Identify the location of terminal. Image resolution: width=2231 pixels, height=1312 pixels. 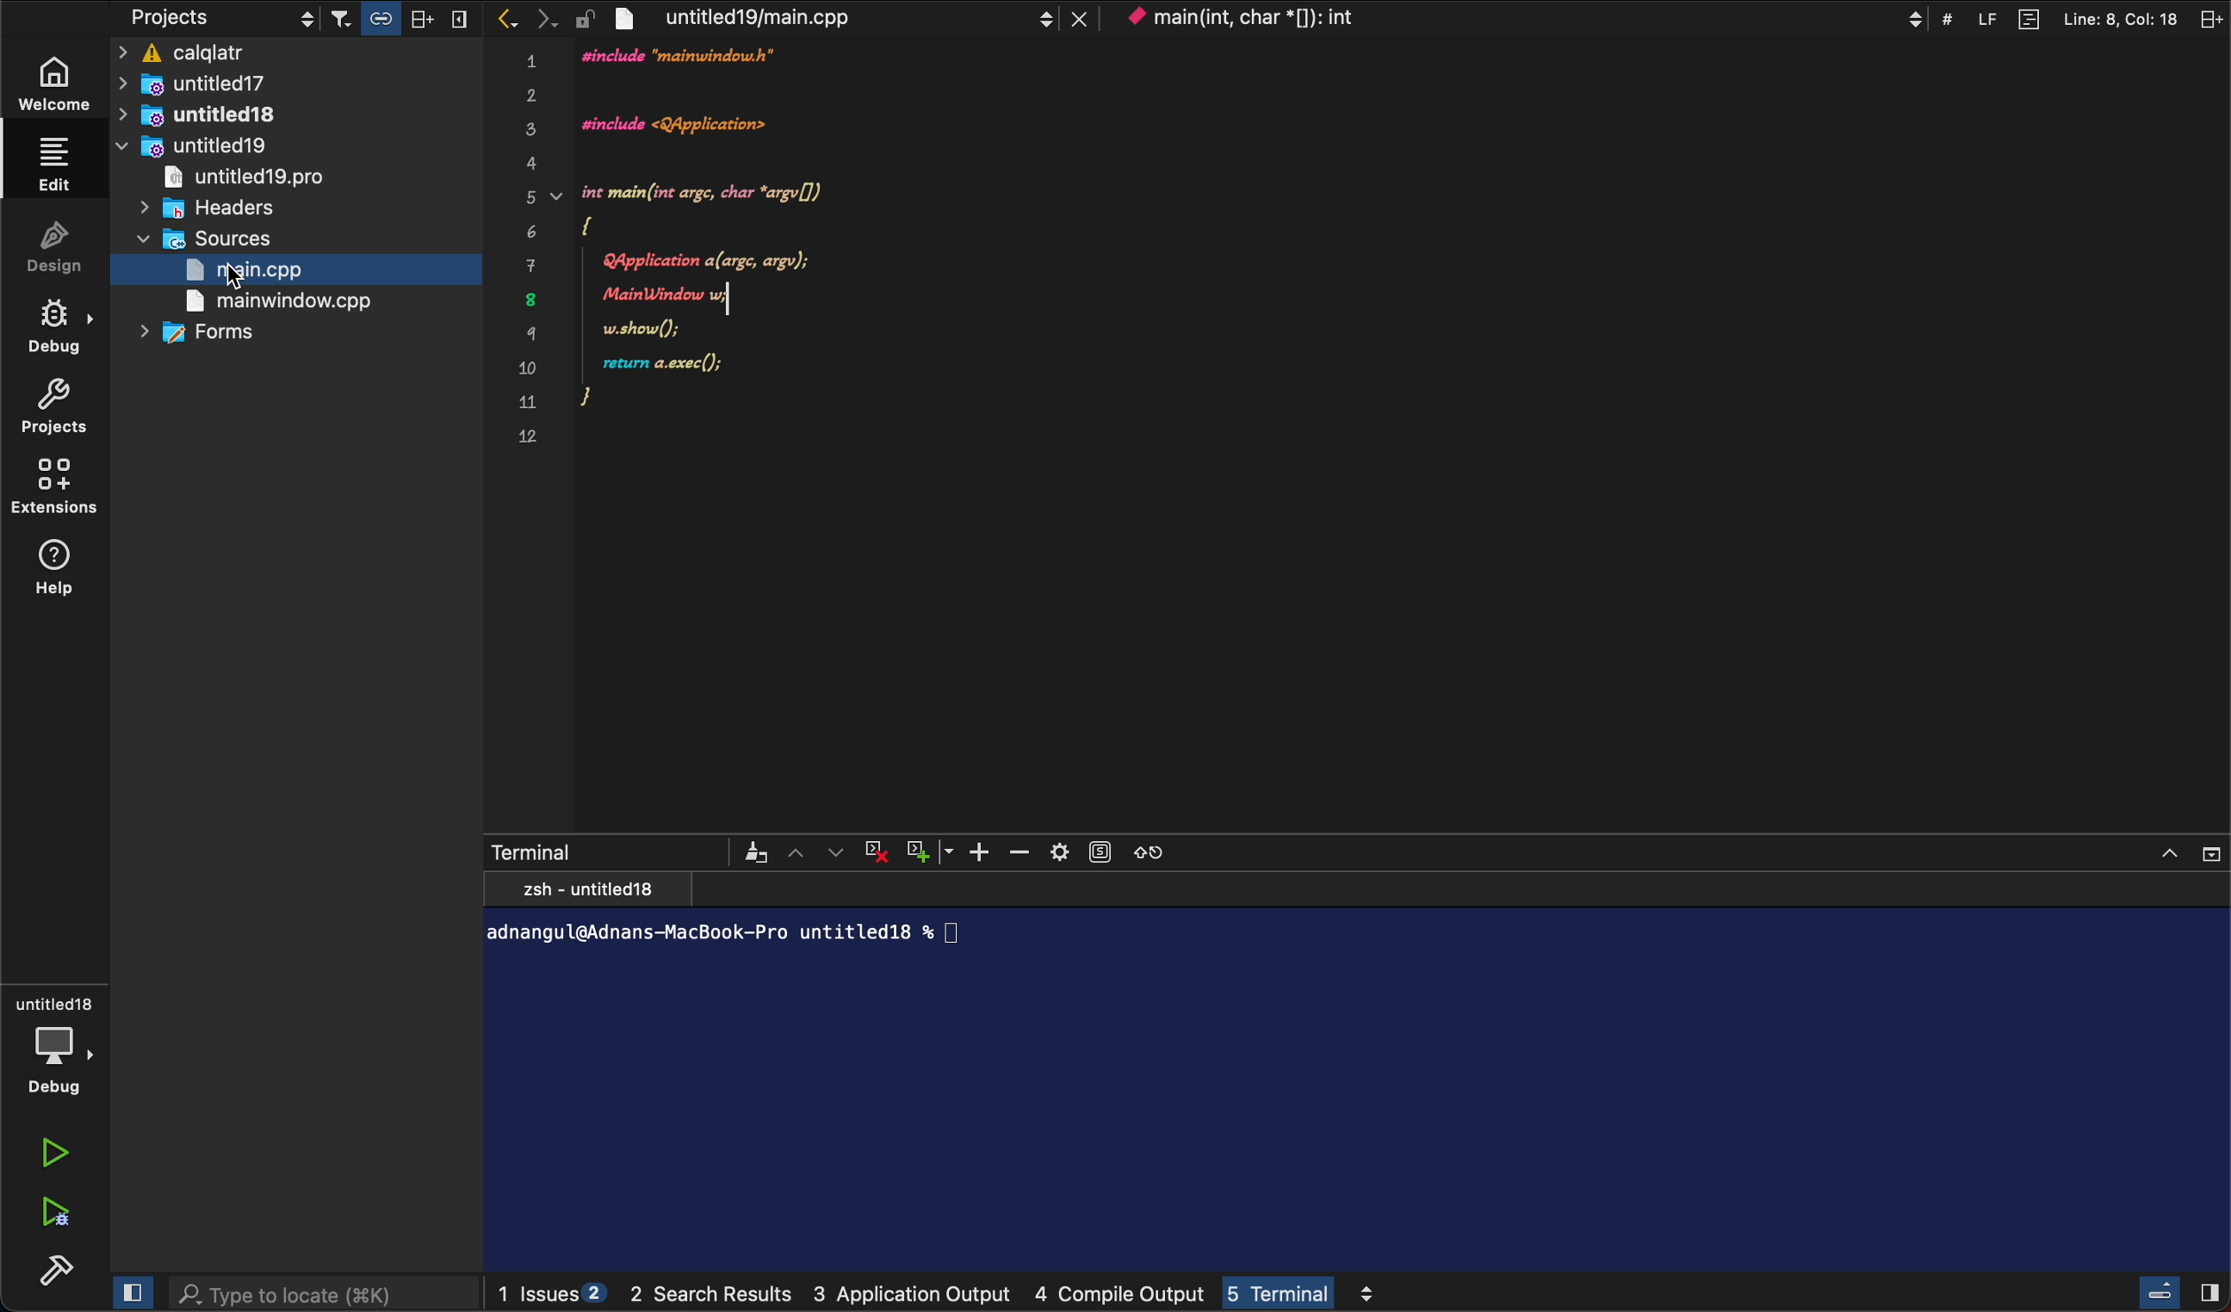
(1353, 1072).